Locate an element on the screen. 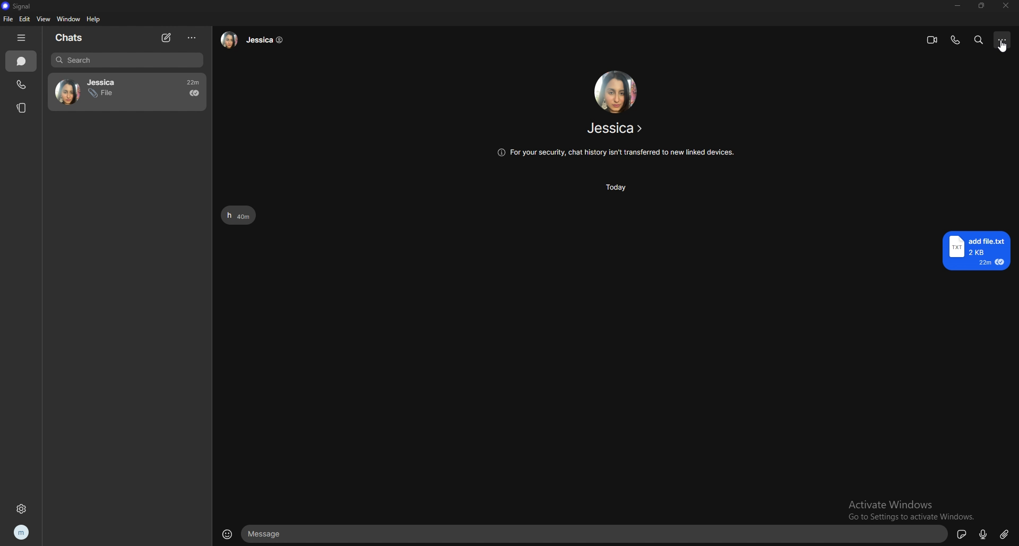  Jessica is located at coordinates (106, 81).